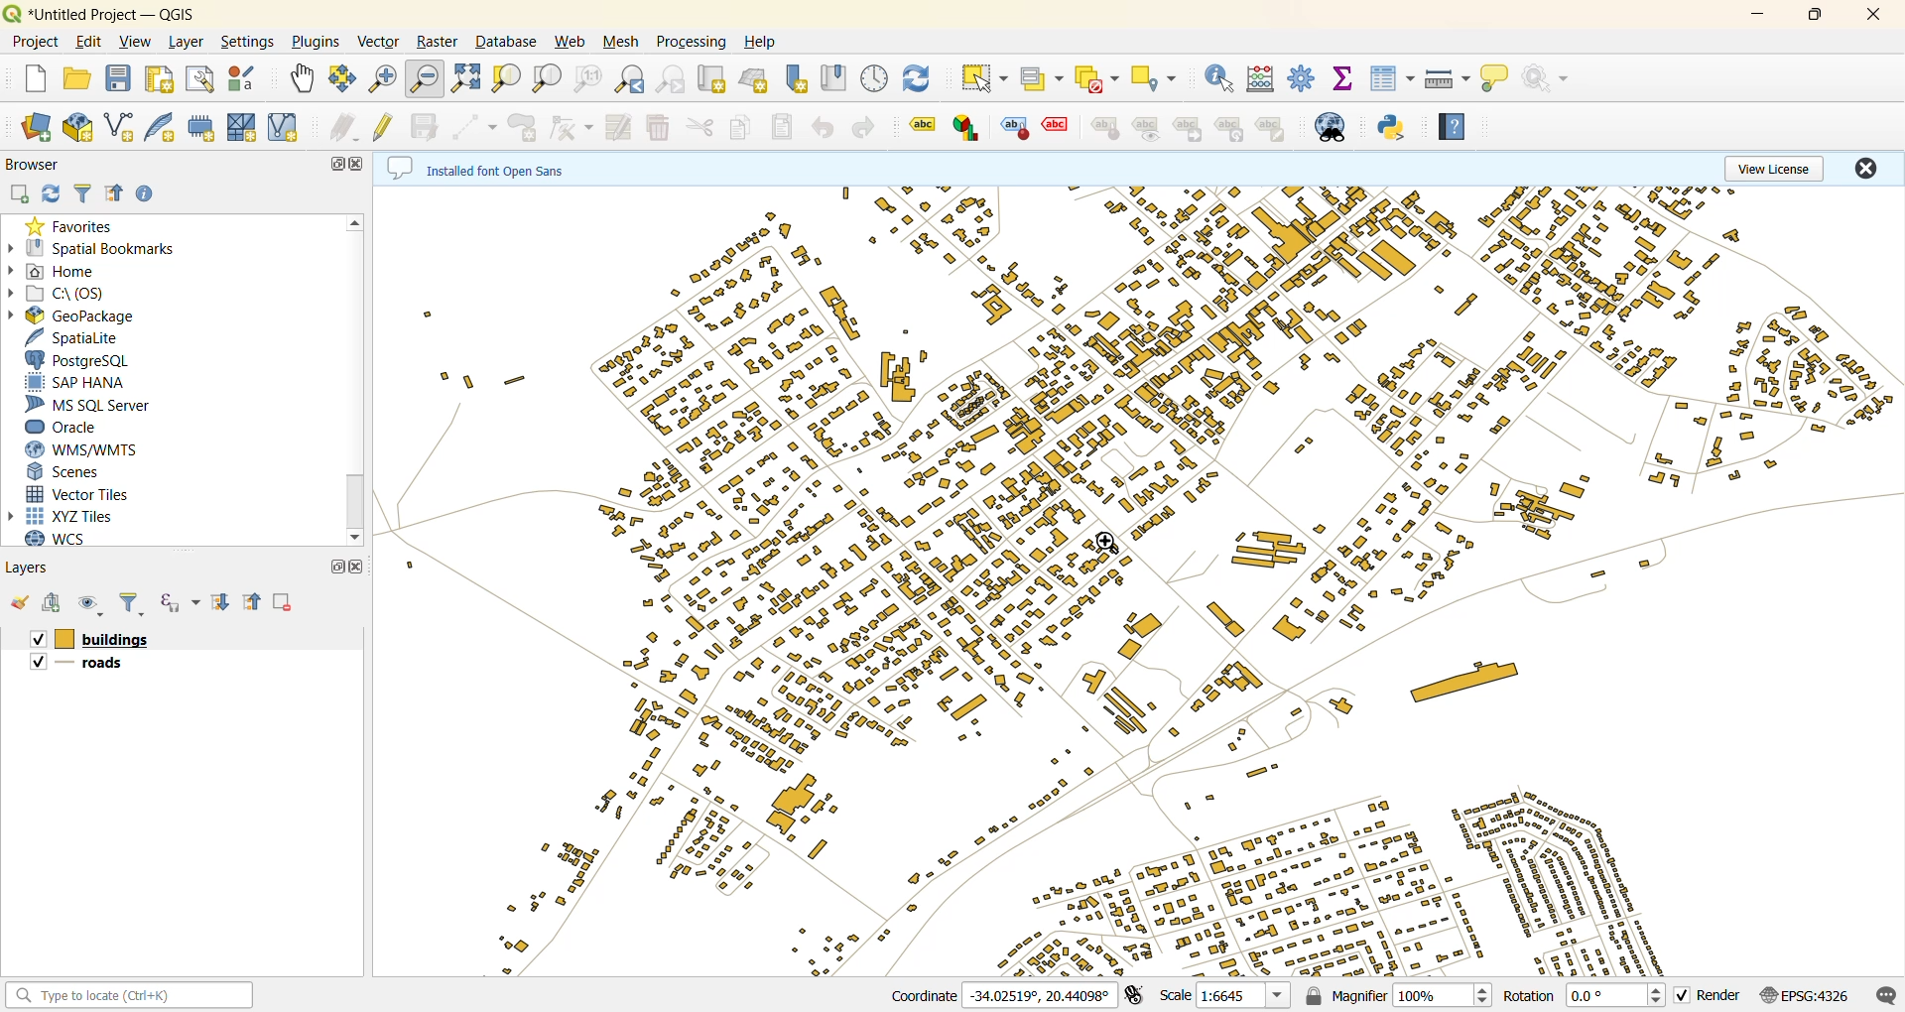 This screenshot has width=1905, height=1012. Describe the element at coordinates (702, 129) in the screenshot. I see `cut` at that location.